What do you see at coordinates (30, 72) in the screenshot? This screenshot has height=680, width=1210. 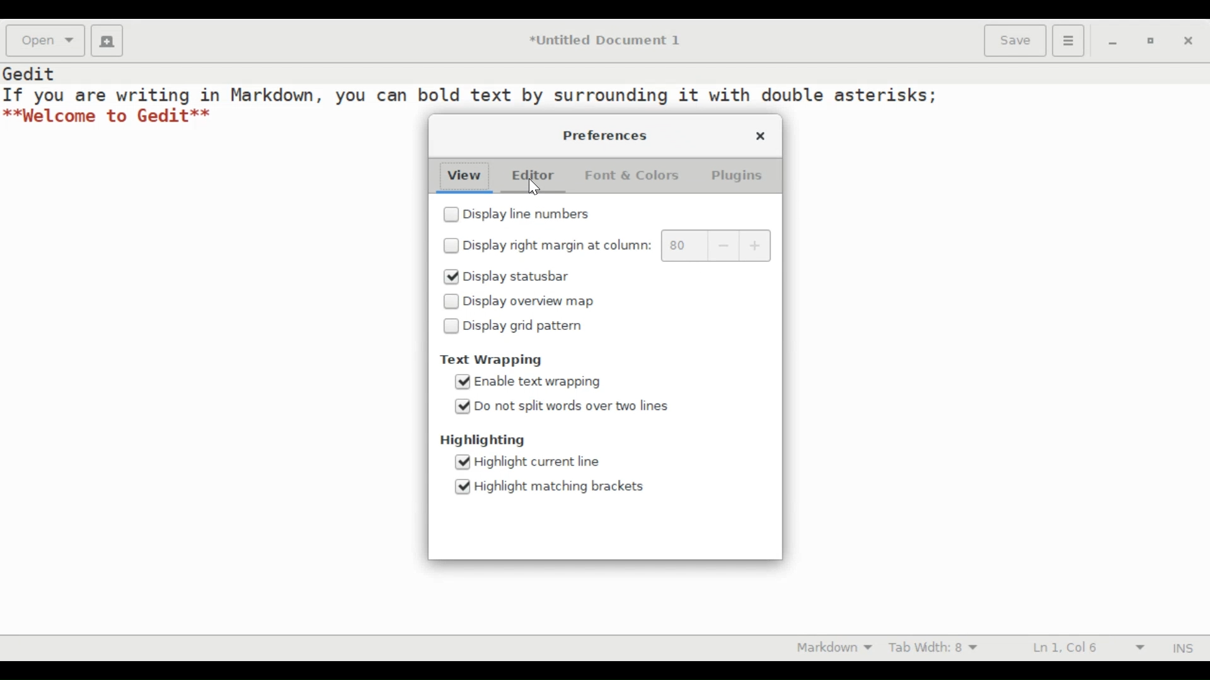 I see `Gedit` at bounding box center [30, 72].